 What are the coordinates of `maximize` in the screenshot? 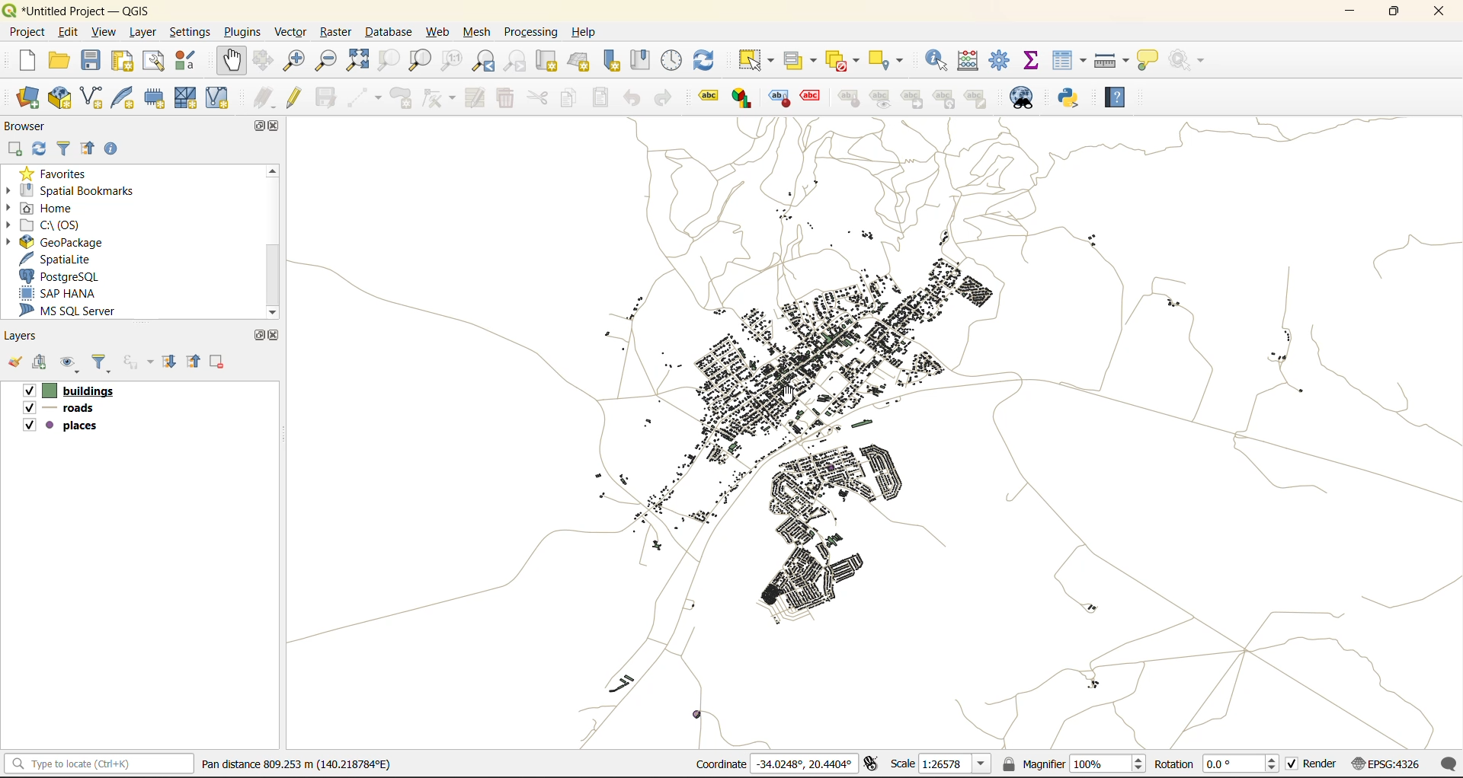 It's located at (254, 335).